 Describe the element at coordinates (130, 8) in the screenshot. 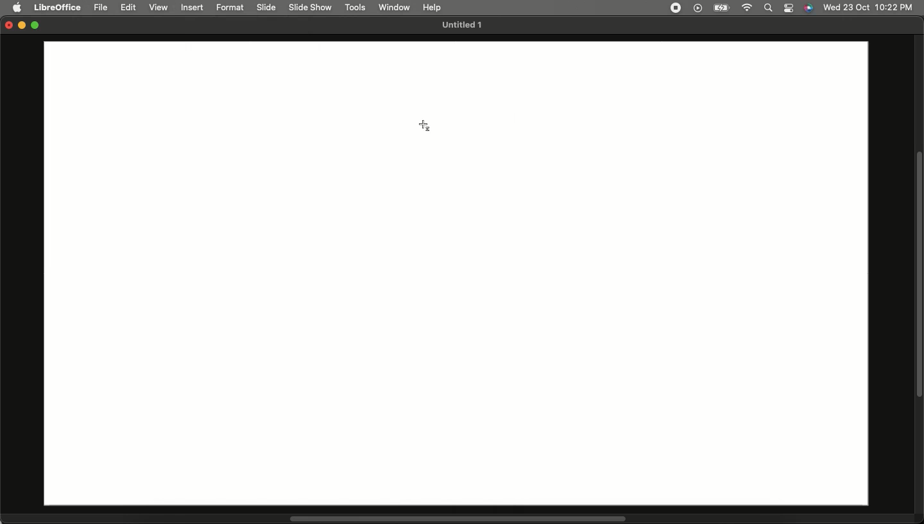

I see `Edit` at that location.